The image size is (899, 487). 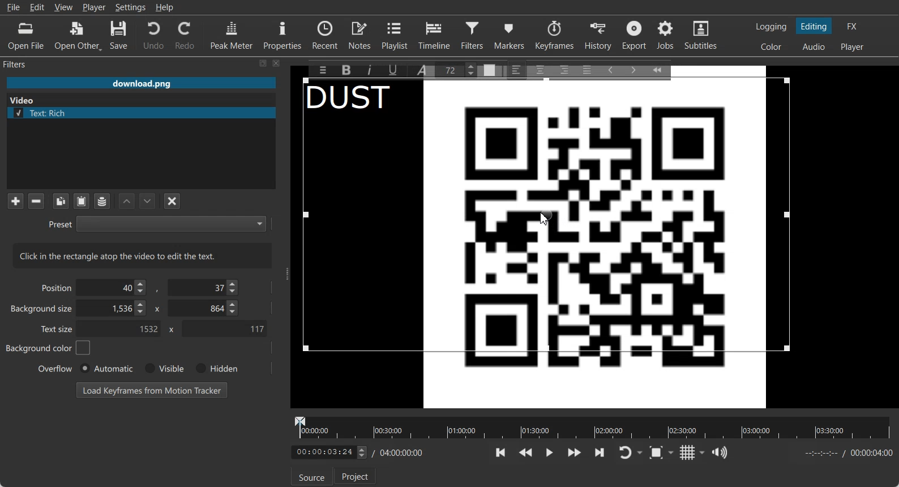 What do you see at coordinates (397, 70) in the screenshot?
I see `Underline` at bounding box center [397, 70].